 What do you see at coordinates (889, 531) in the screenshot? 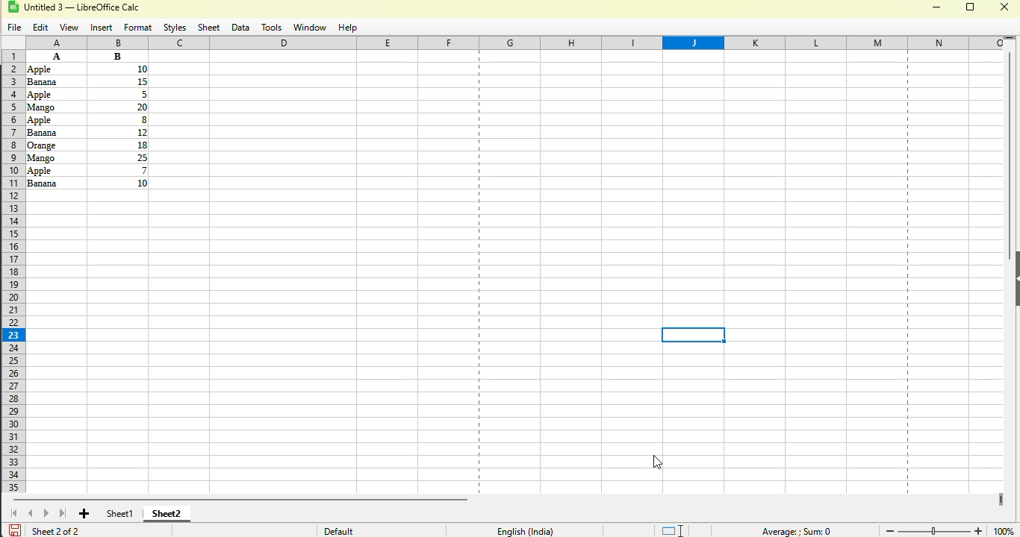
I see `zoom out` at bounding box center [889, 531].